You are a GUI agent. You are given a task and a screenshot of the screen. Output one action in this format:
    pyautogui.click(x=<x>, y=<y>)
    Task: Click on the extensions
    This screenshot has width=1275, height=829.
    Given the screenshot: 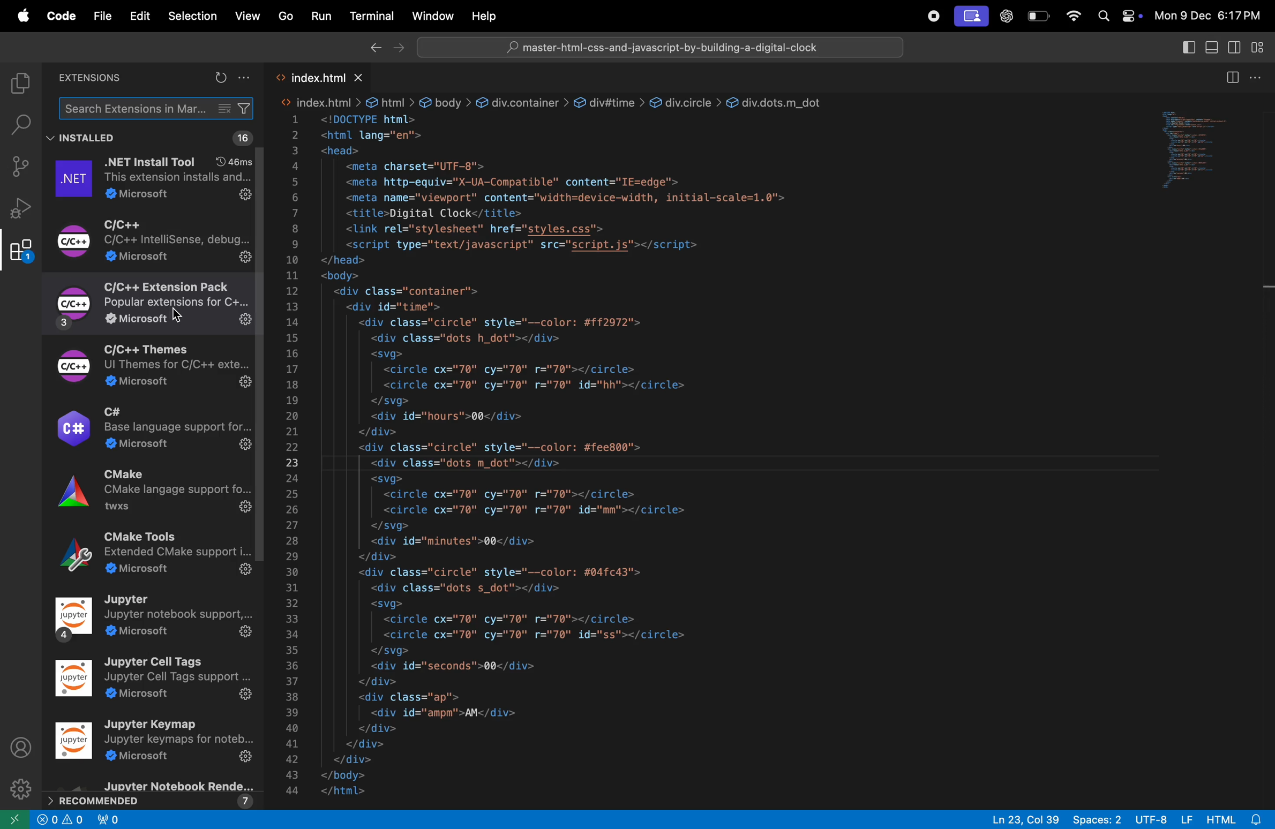 What is the action you would take?
    pyautogui.click(x=91, y=79)
    